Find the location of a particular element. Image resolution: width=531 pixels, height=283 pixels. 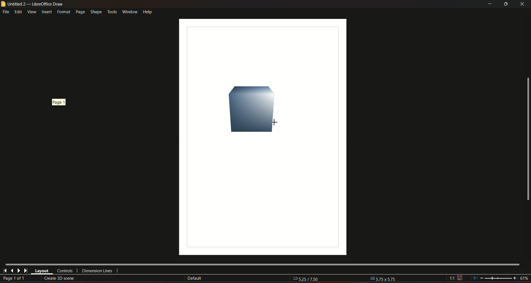

window is located at coordinates (129, 11).